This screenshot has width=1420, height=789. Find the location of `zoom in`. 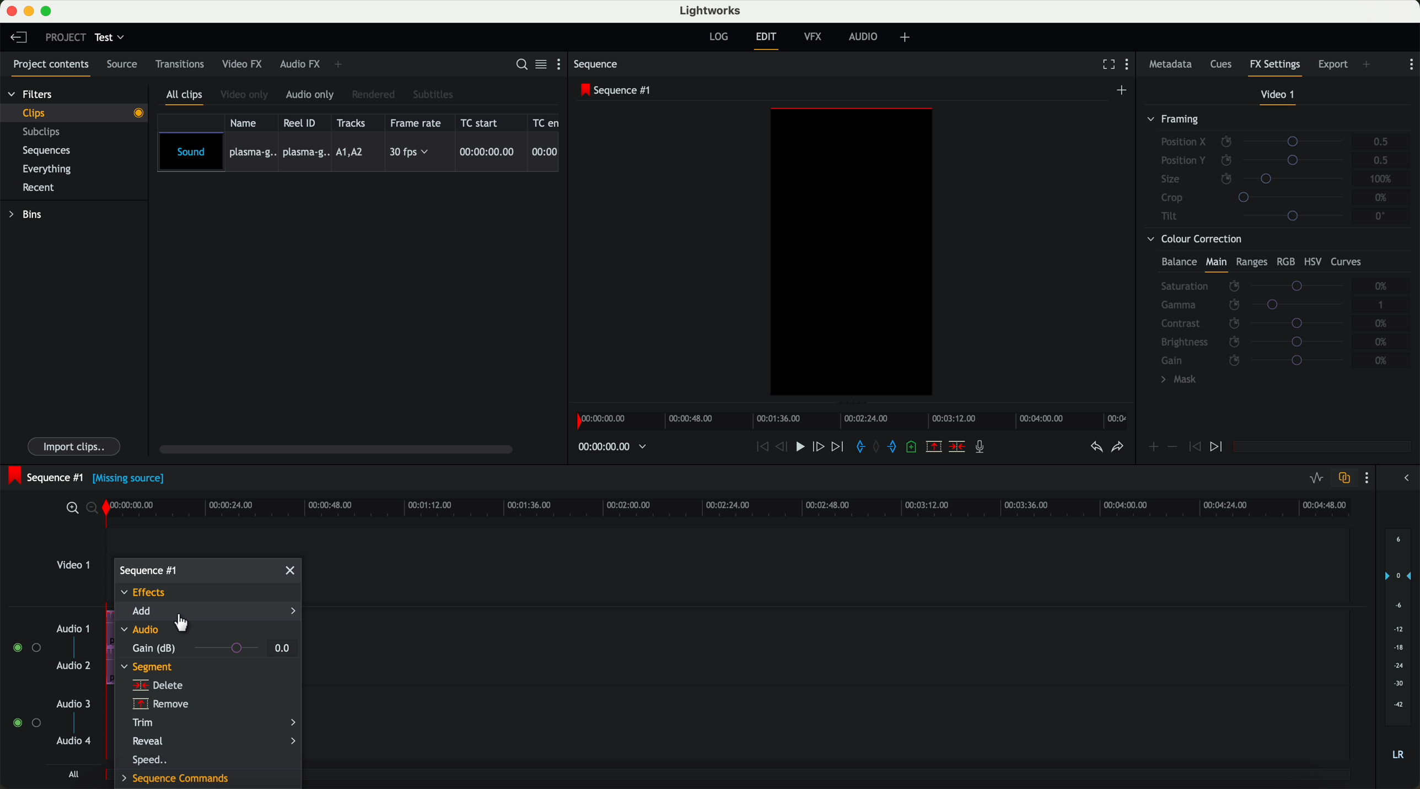

zoom in is located at coordinates (72, 509).